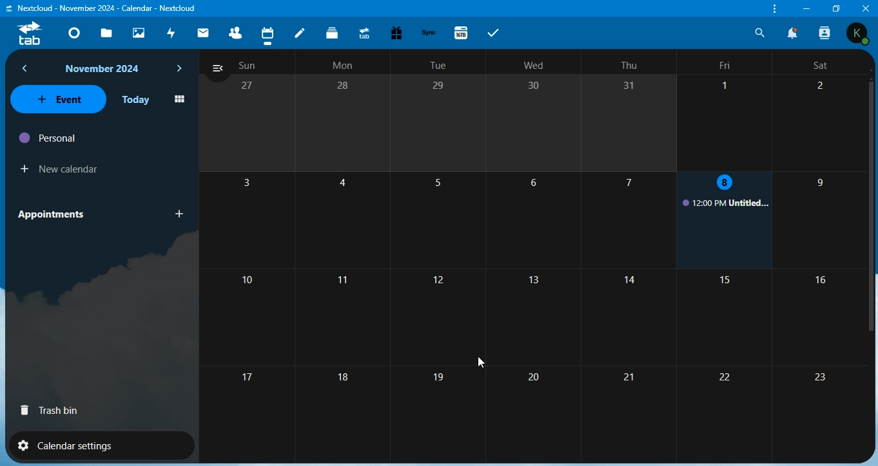 The image size is (878, 466). What do you see at coordinates (35, 33) in the screenshot?
I see `tab` at bounding box center [35, 33].